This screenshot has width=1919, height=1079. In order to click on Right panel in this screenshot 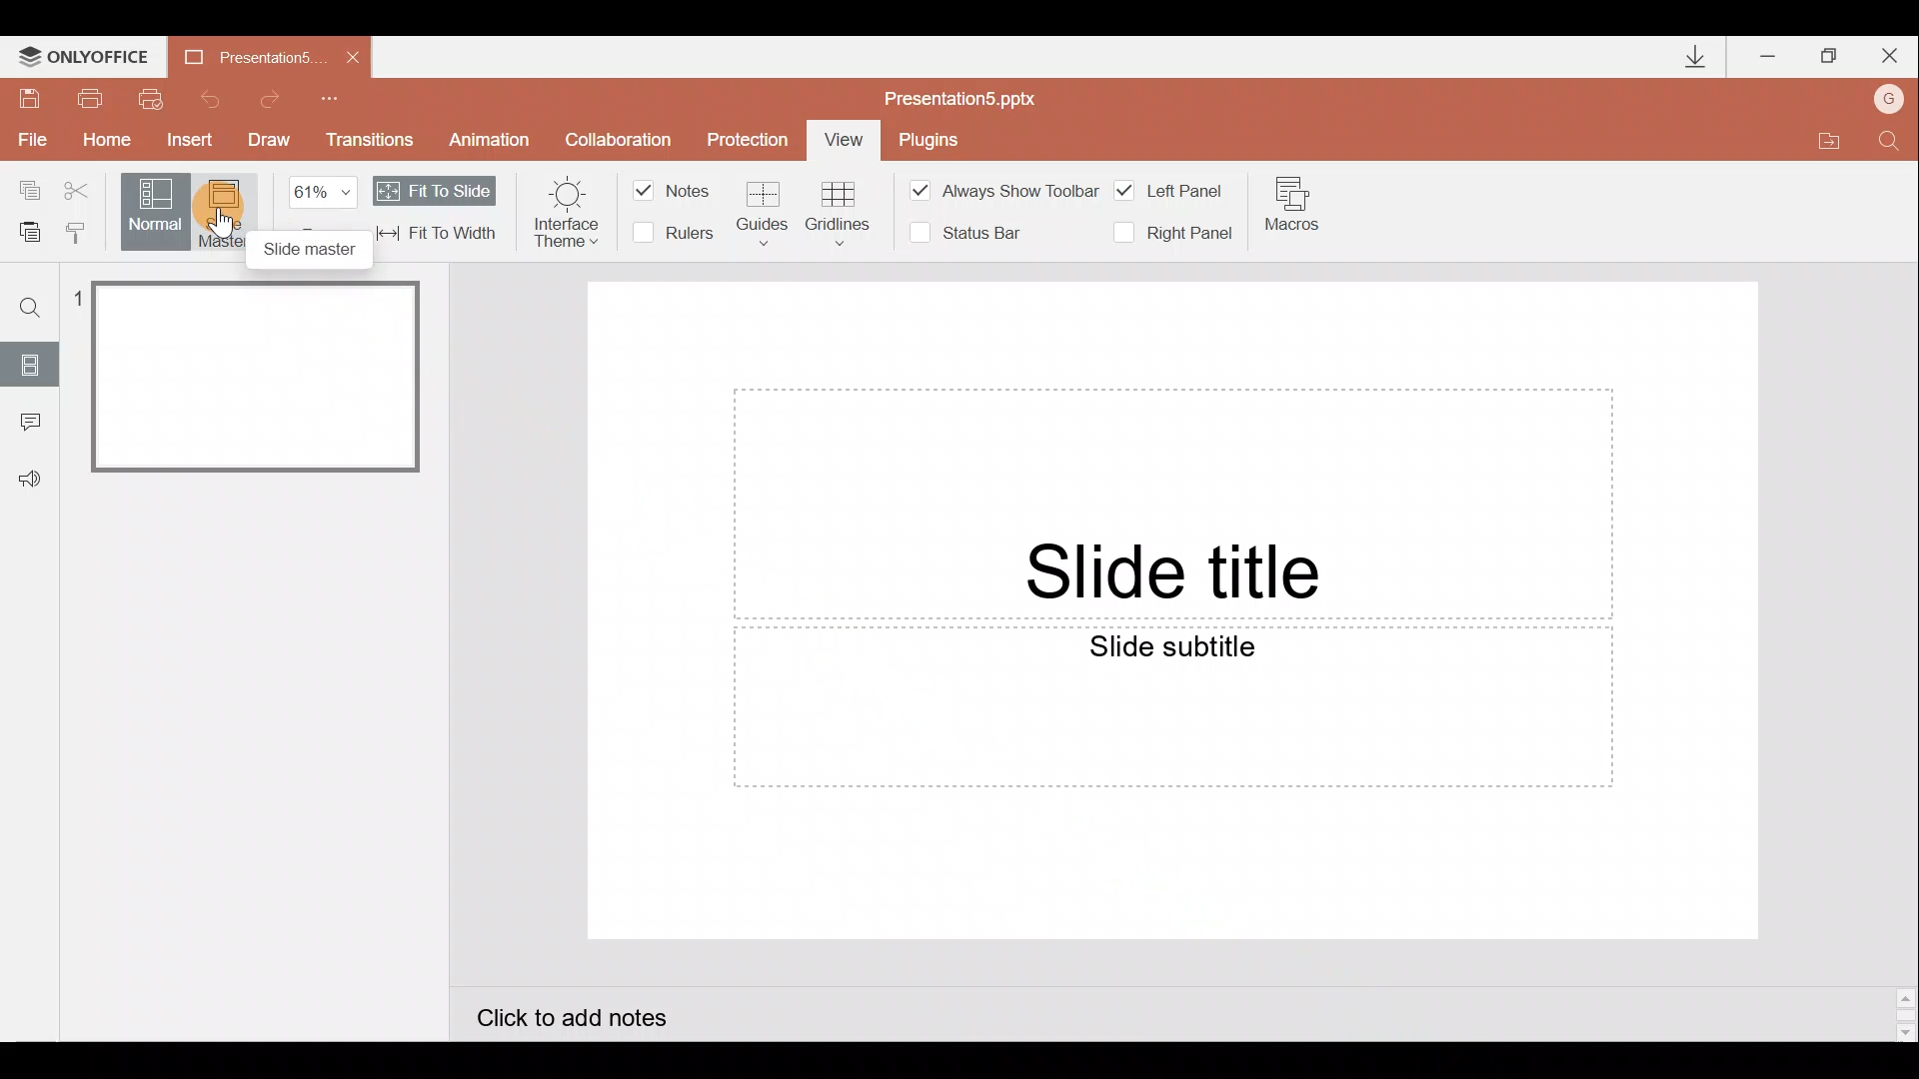, I will do `click(1179, 230)`.